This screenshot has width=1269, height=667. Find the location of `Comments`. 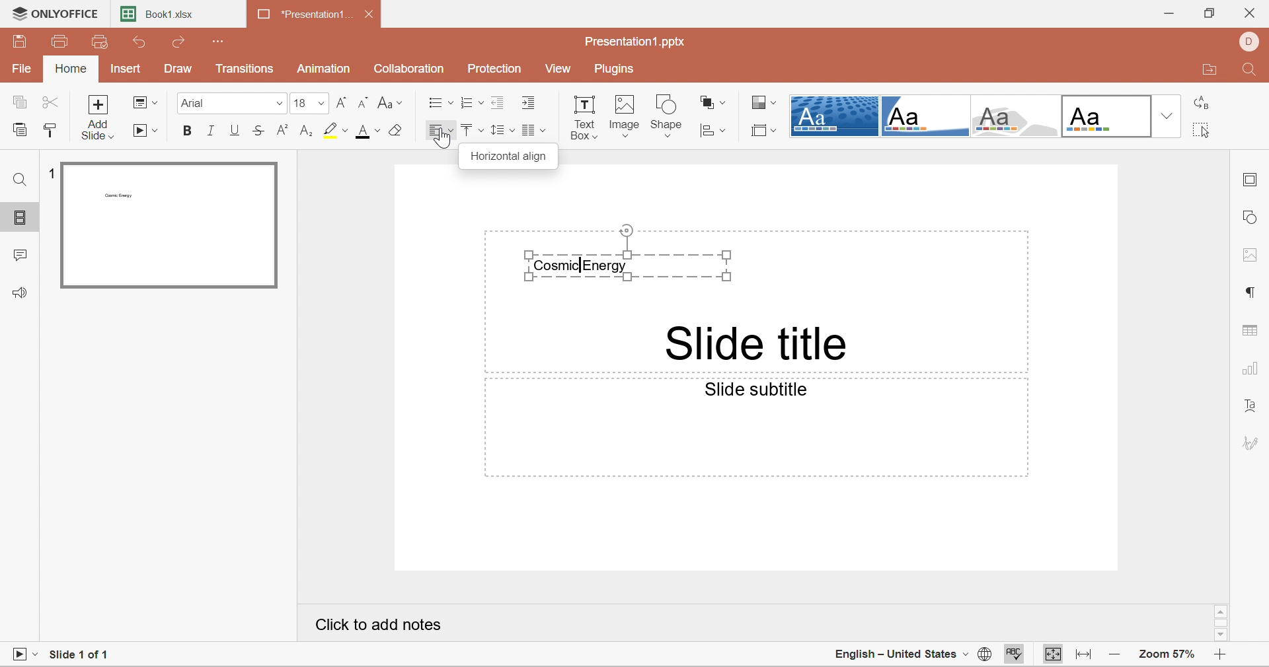

Comments is located at coordinates (19, 258).